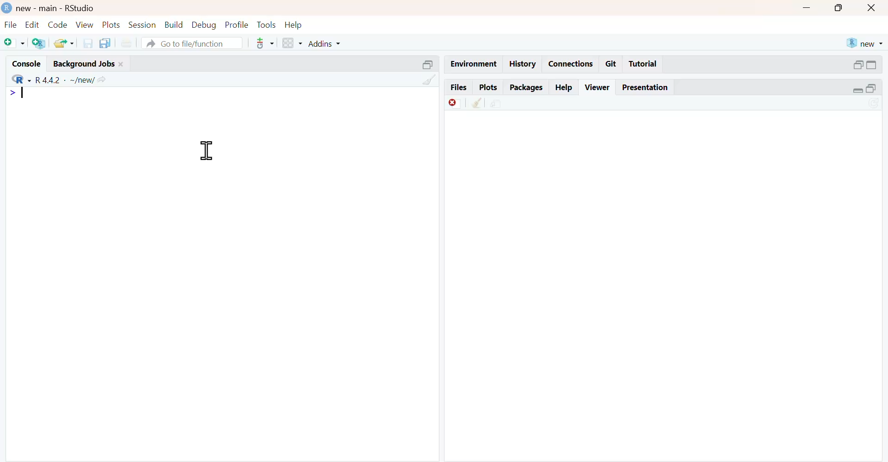 This screenshot has width=888, height=462. Describe the element at coordinates (857, 91) in the screenshot. I see `expand/collapse` at that location.